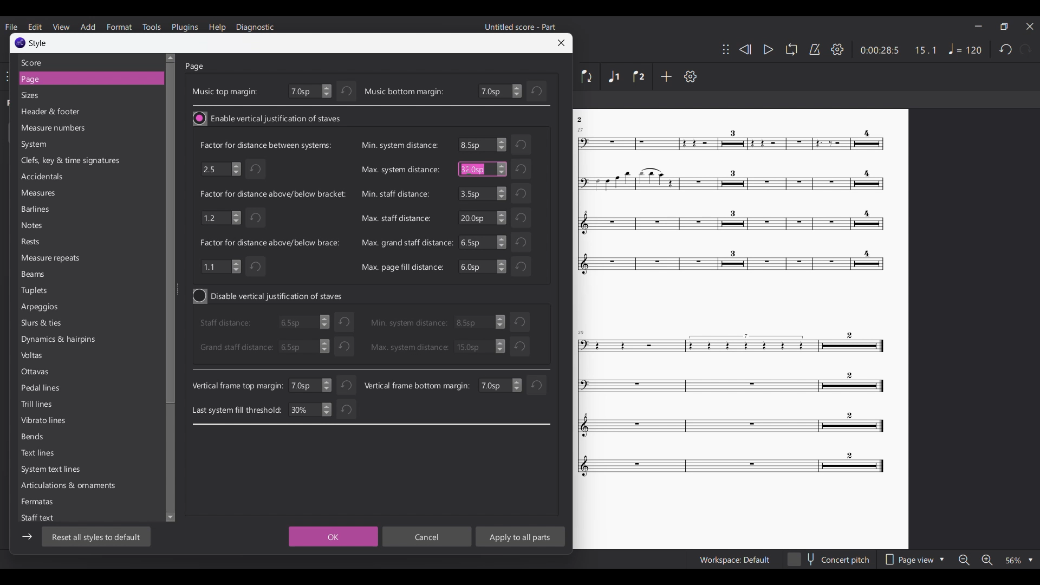  What do you see at coordinates (522, 321) in the screenshot?
I see `reset` at bounding box center [522, 321].